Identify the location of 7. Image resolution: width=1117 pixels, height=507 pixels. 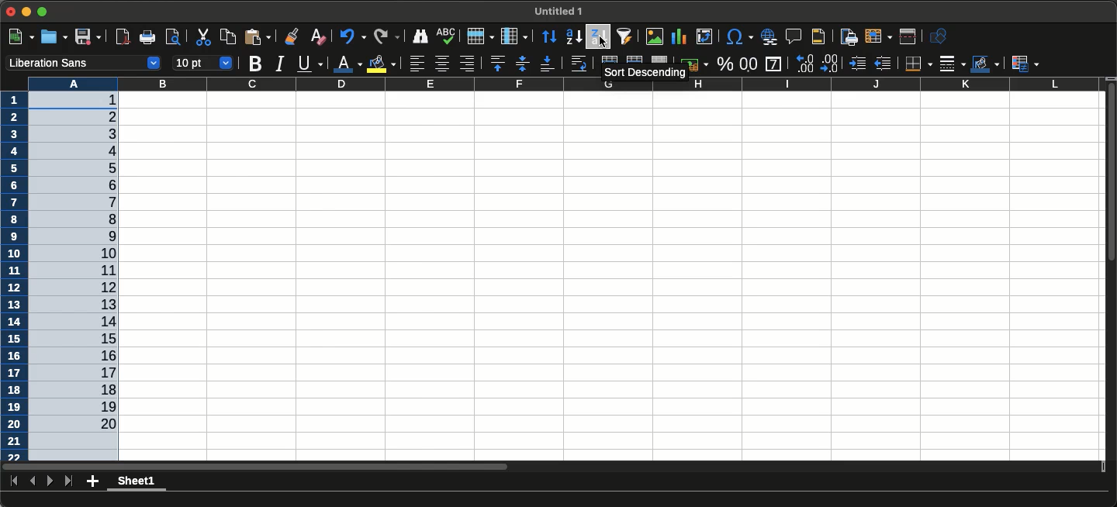
(102, 202).